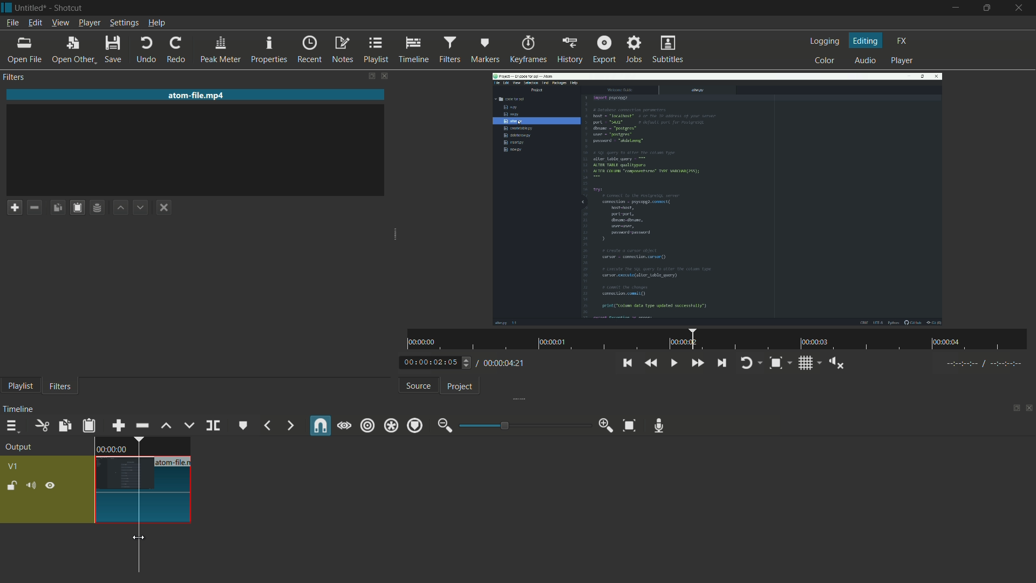  Describe the element at coordinates (825, 40) in the screenshot. I see `logging` at that location.